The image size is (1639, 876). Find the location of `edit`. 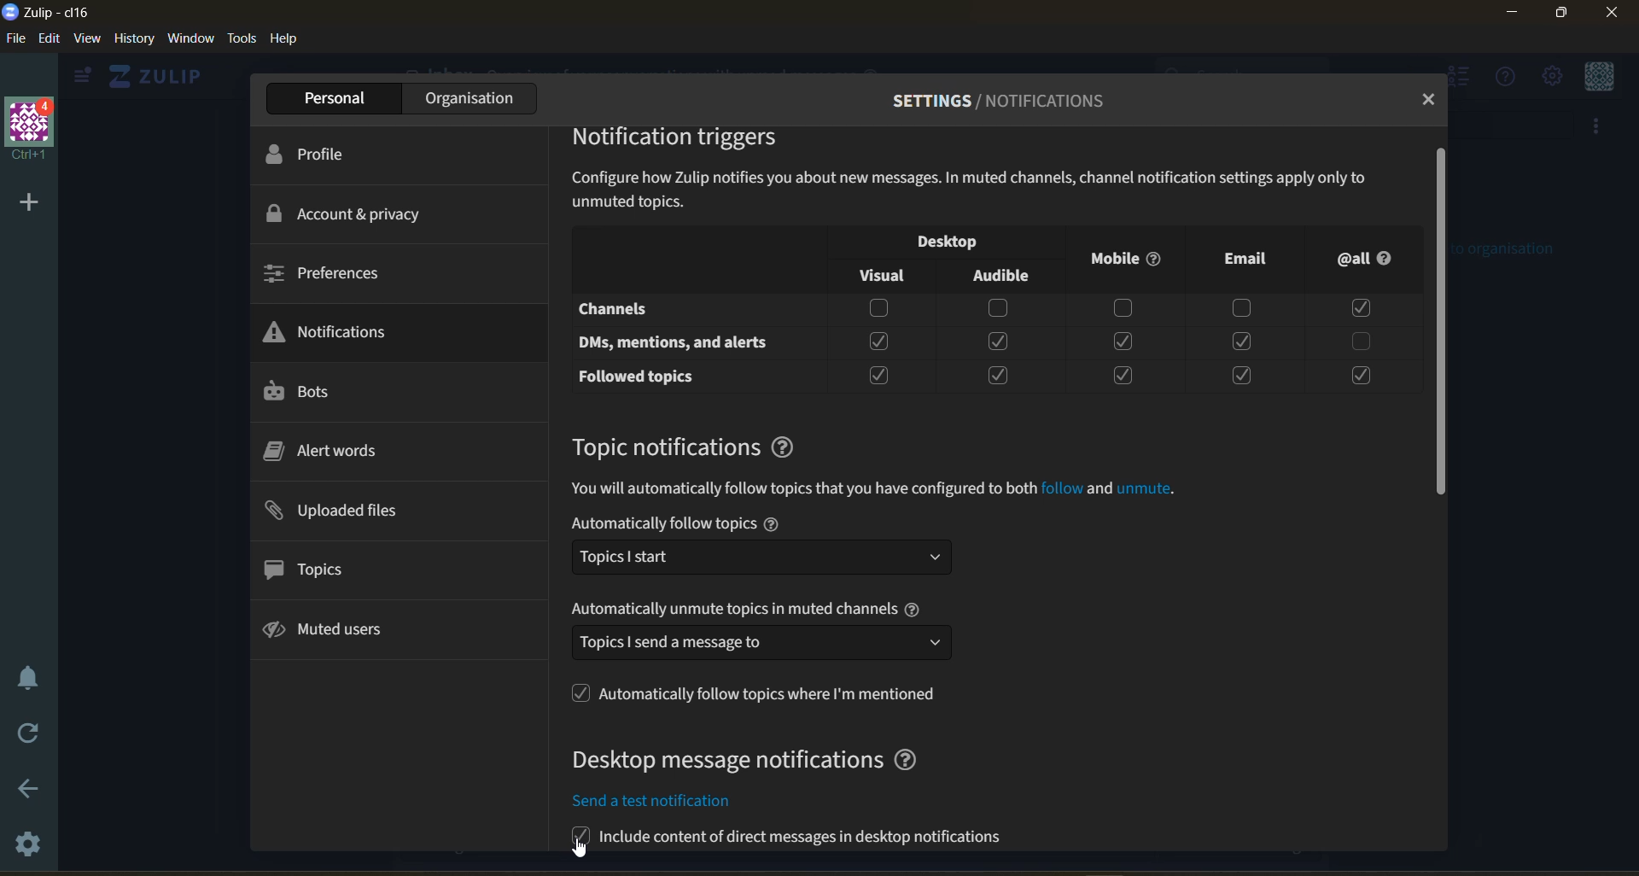

edit is located at coordinates (49, 39).